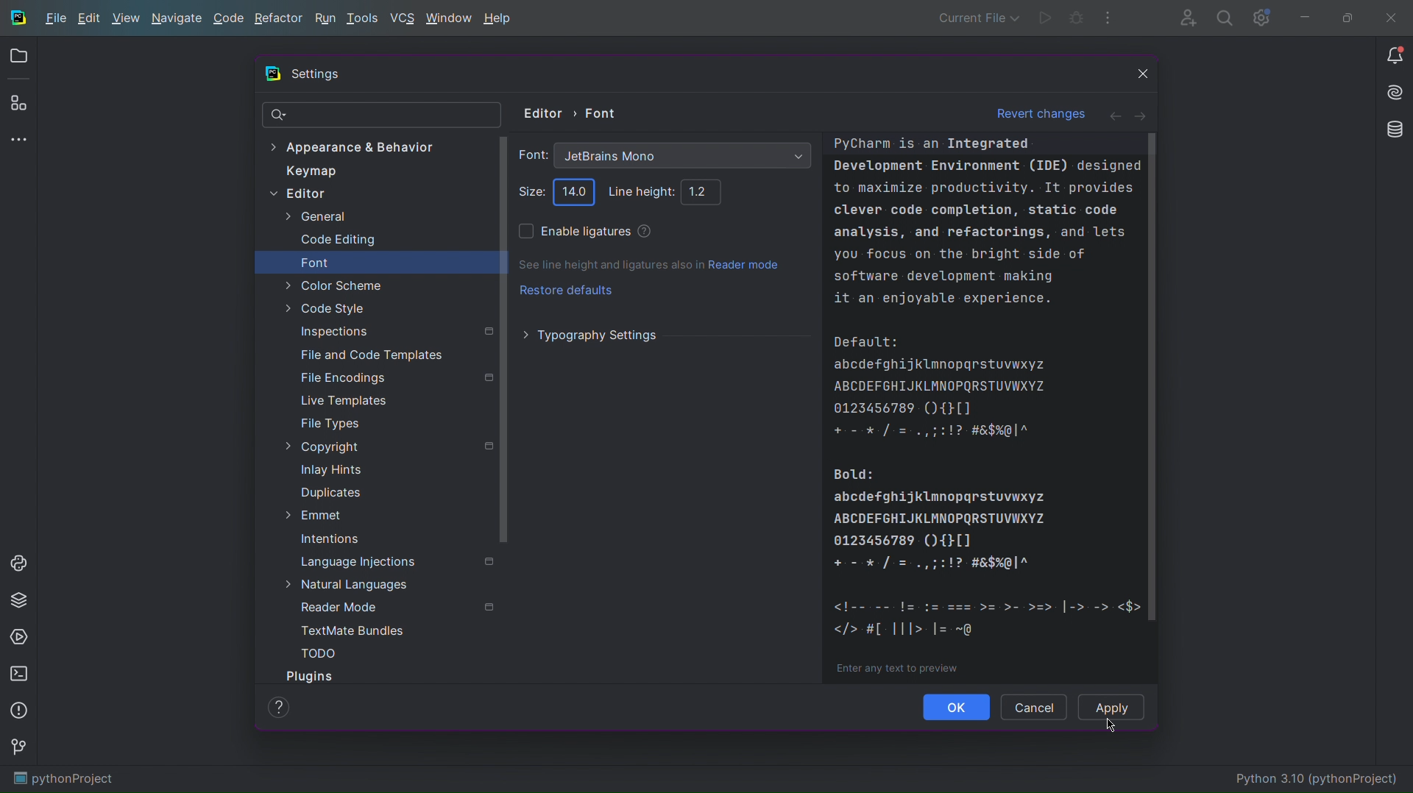 This screenshot has width=1413, height=793. What do you see at coordinates (177, 21) in the screenshot?
I see `Navigate` at bounding box center [177, 21].